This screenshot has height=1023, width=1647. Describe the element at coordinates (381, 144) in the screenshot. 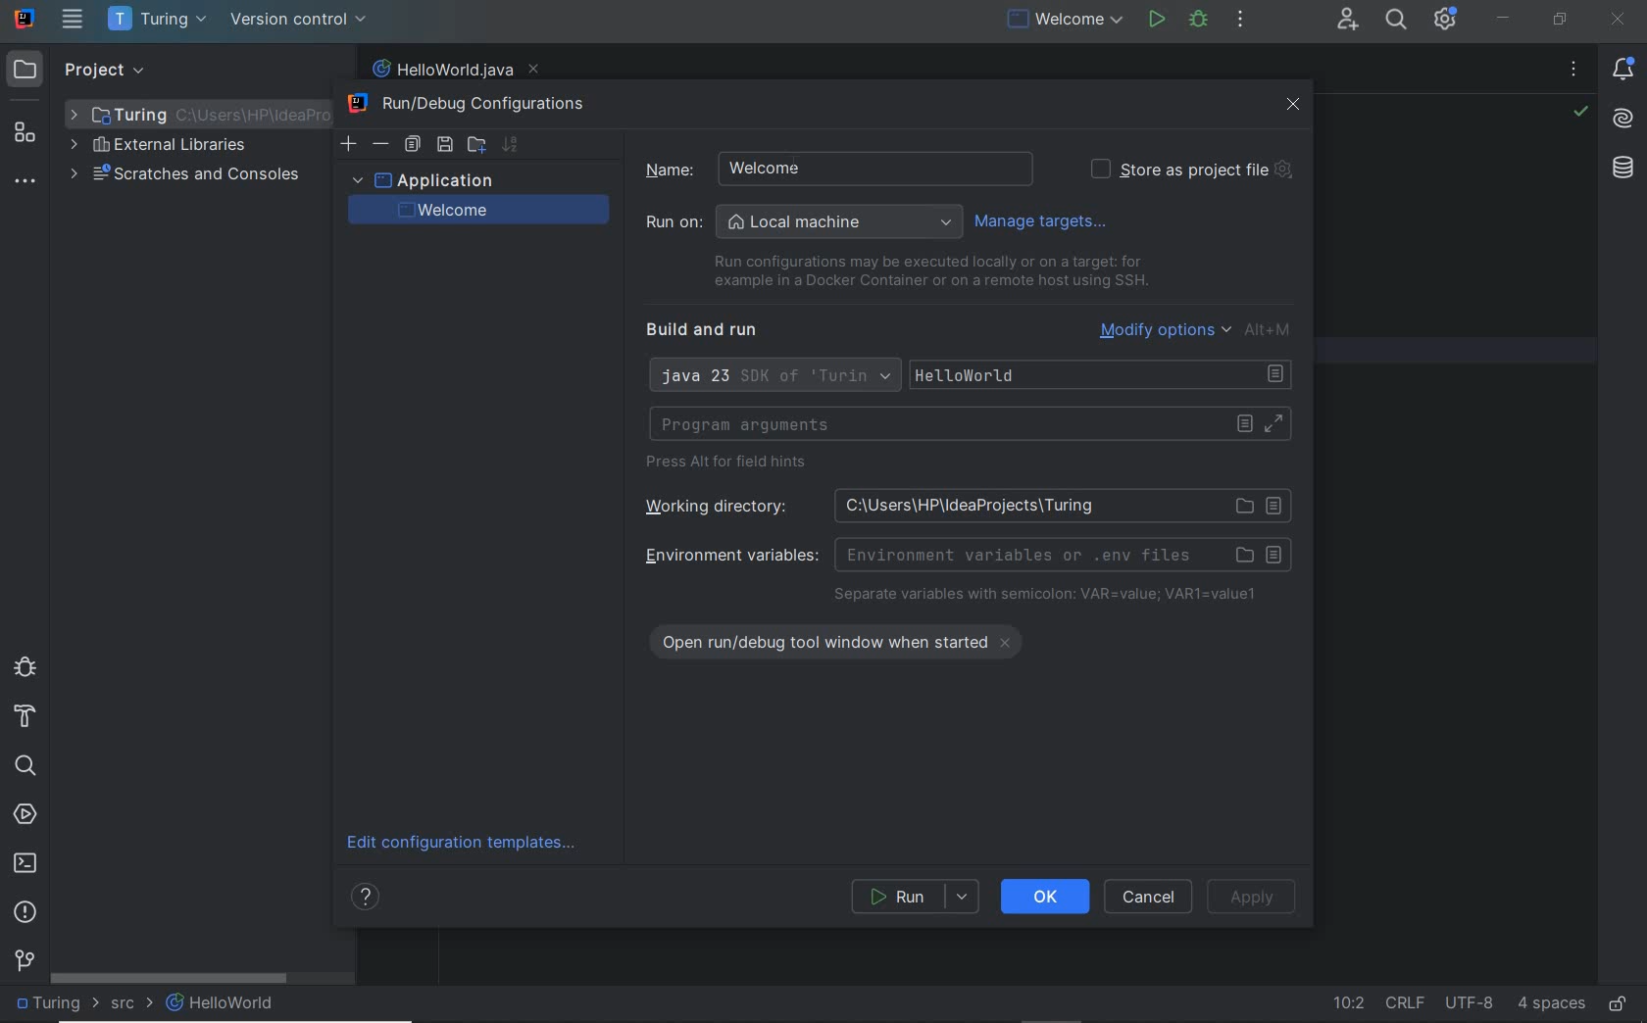

I see `REMOVE CONFIGURATION` at that location.